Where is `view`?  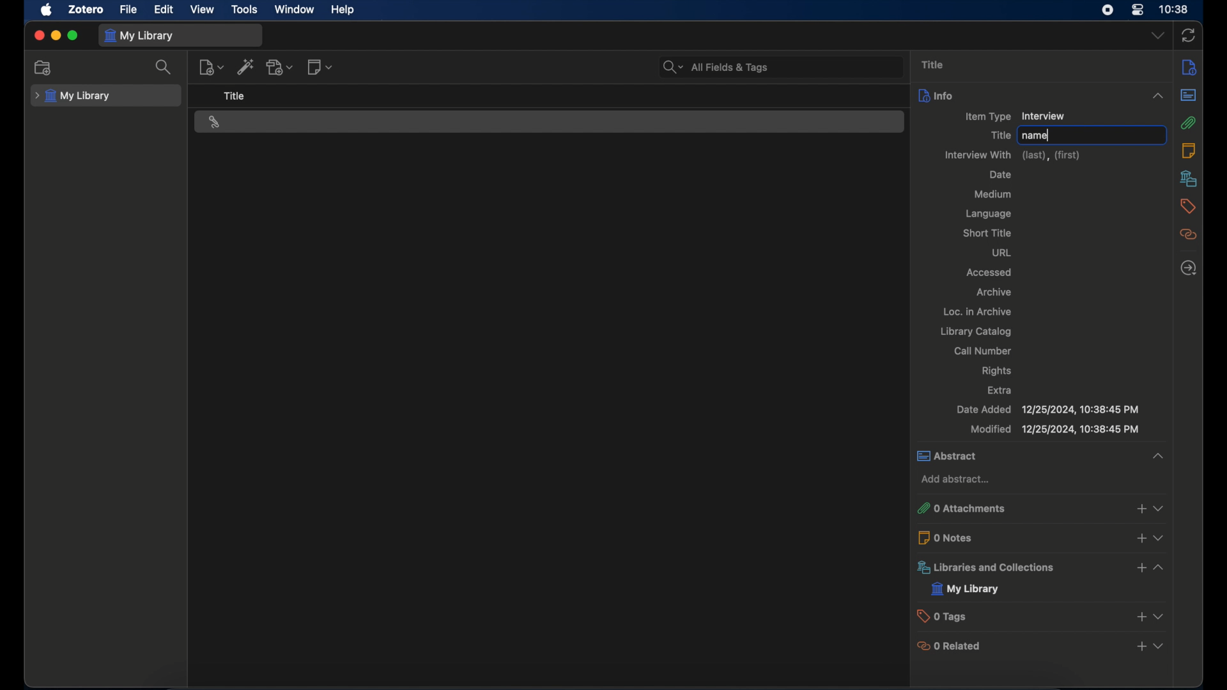
view is located at coordinates (1159, 567).